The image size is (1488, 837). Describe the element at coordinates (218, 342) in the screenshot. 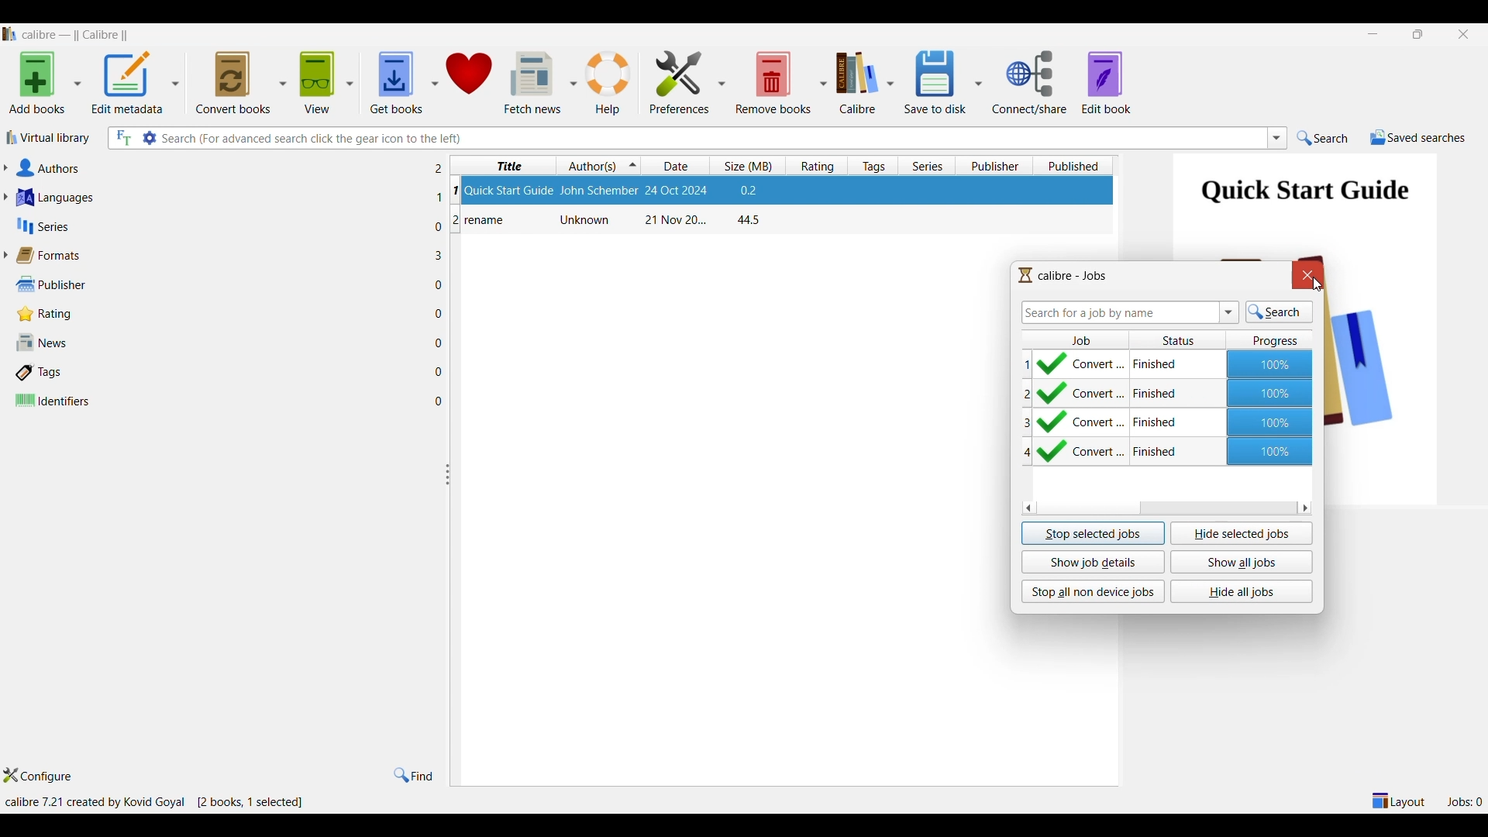

I see `News` at that location.